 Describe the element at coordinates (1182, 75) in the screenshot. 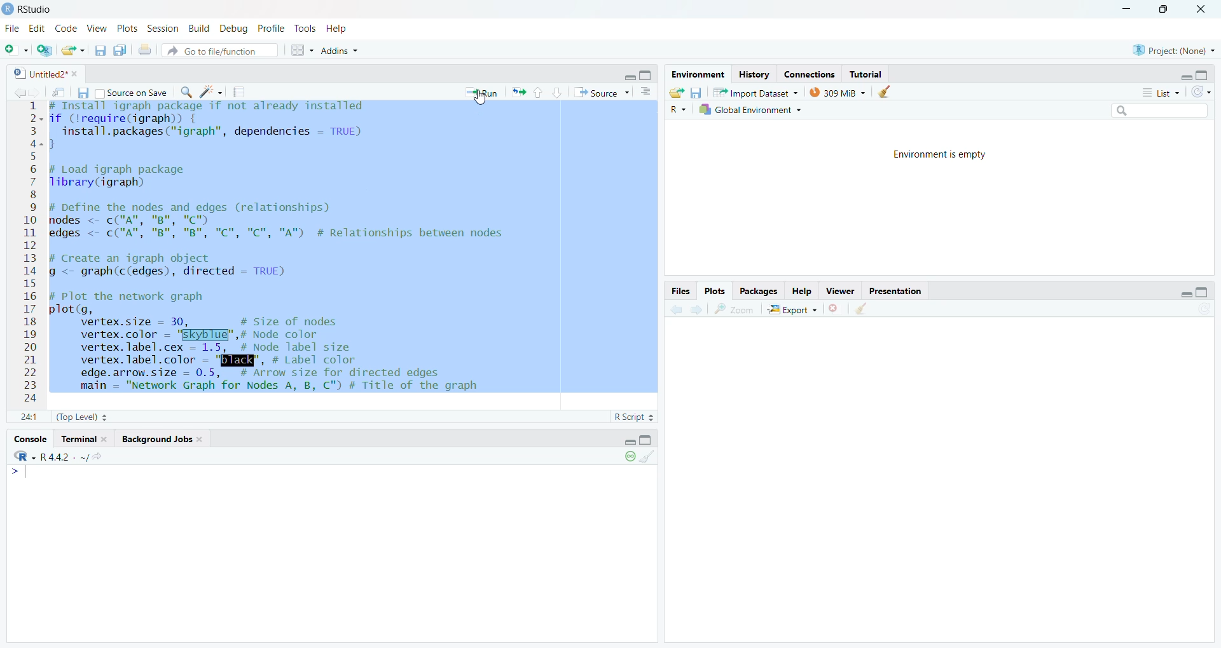

I see `minimise` at that location.